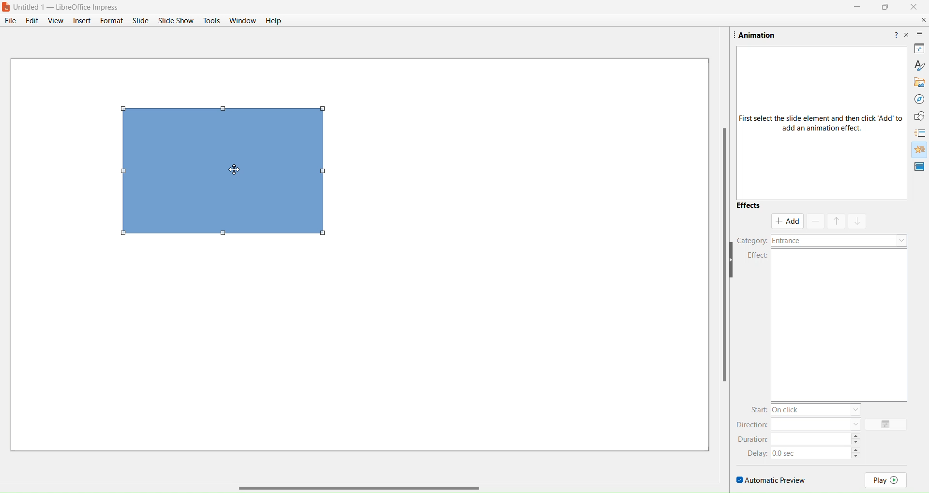 This screenshot has width=929, height=493. I want to click on scroll bar, so click(717, 257).